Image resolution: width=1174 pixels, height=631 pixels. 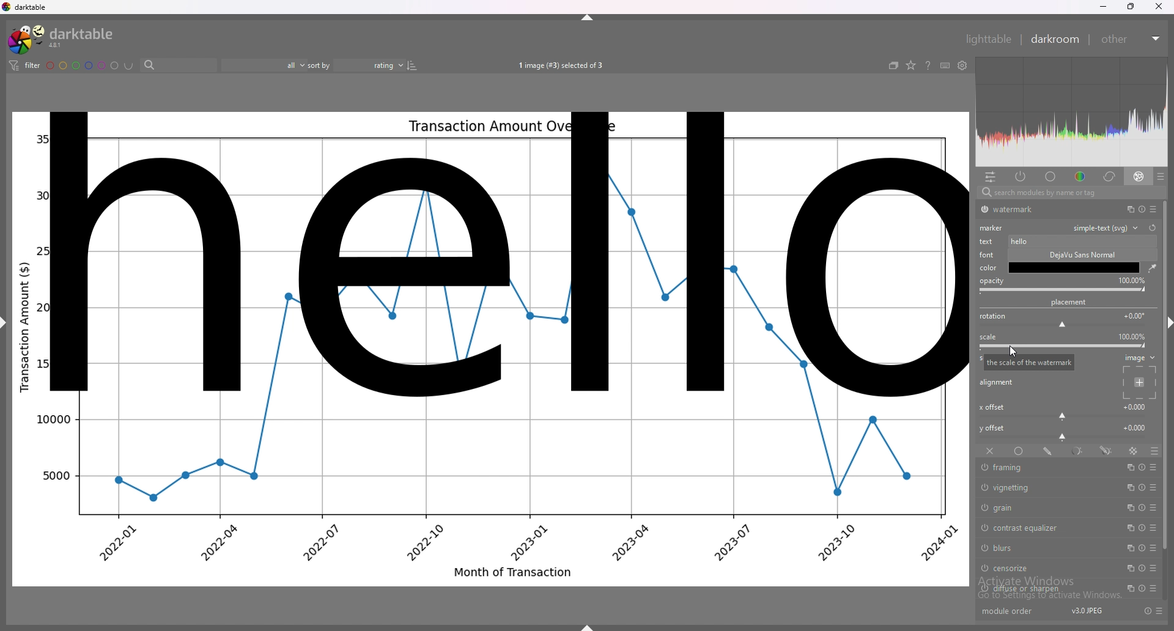 What do you see at coordinates (1129, 488) in the screenshot?
I see `multiple instances action` at bounding box center [1129, 488].